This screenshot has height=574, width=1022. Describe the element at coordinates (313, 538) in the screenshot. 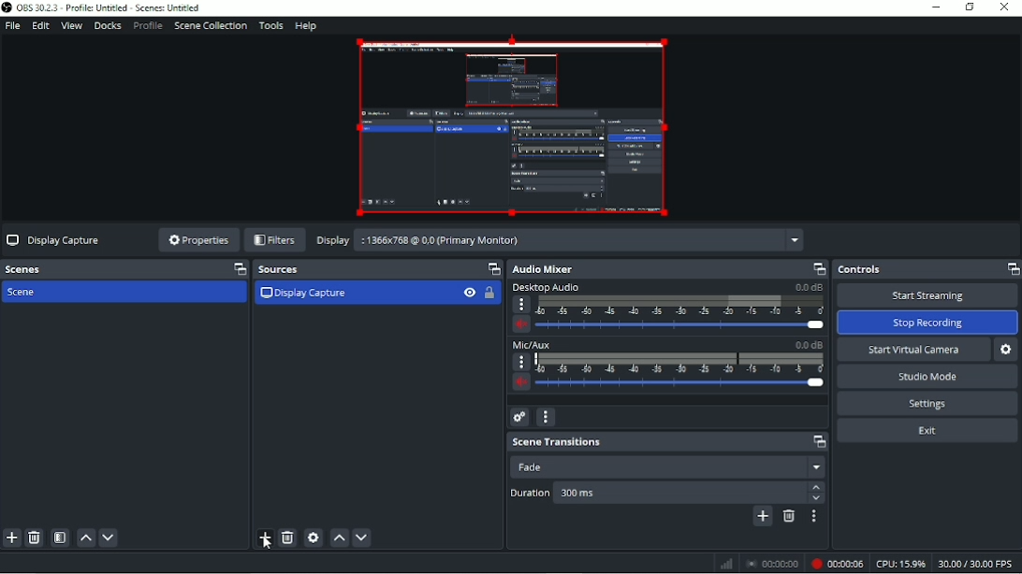

I see `Open source properties` at that location.